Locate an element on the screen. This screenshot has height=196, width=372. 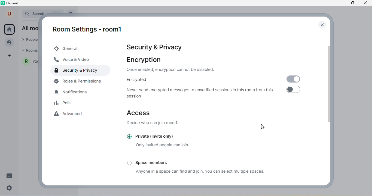
roles  and permissions is located at coordinates (81, 82).